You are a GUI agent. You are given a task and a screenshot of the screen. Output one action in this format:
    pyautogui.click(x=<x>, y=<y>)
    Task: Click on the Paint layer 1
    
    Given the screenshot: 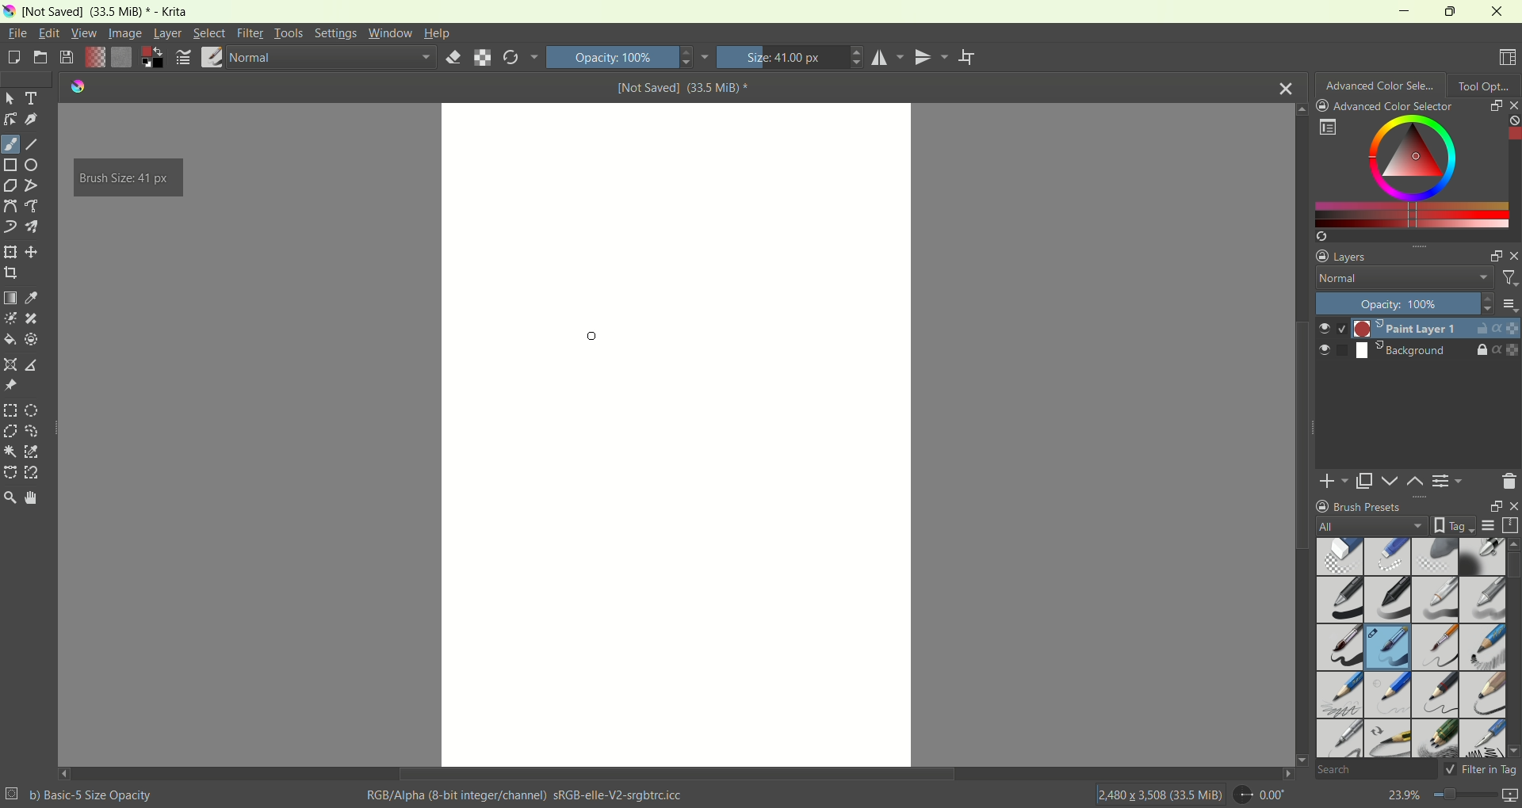 What is the action you would take?
    pyautogui.click(x=1387, y=328)
    